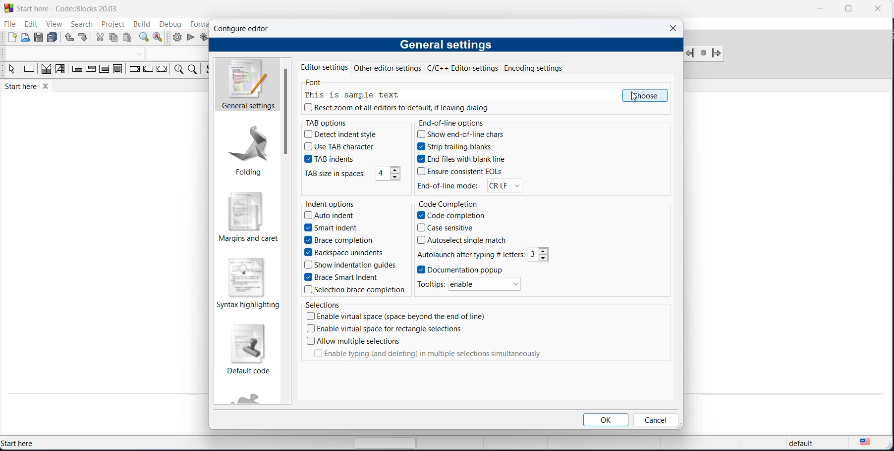  Describe the element at coordinates (100, 39) in the screenshot. I see `cut` at that location.